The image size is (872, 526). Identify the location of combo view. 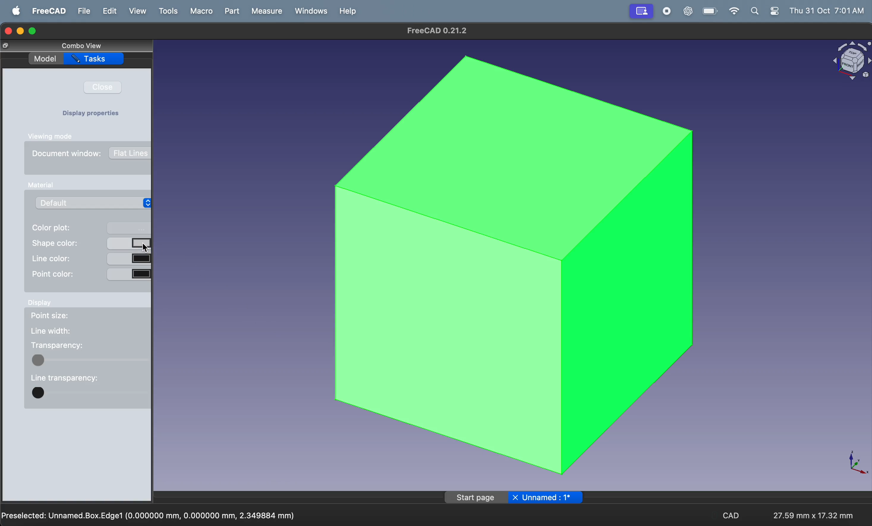
(84, 46).